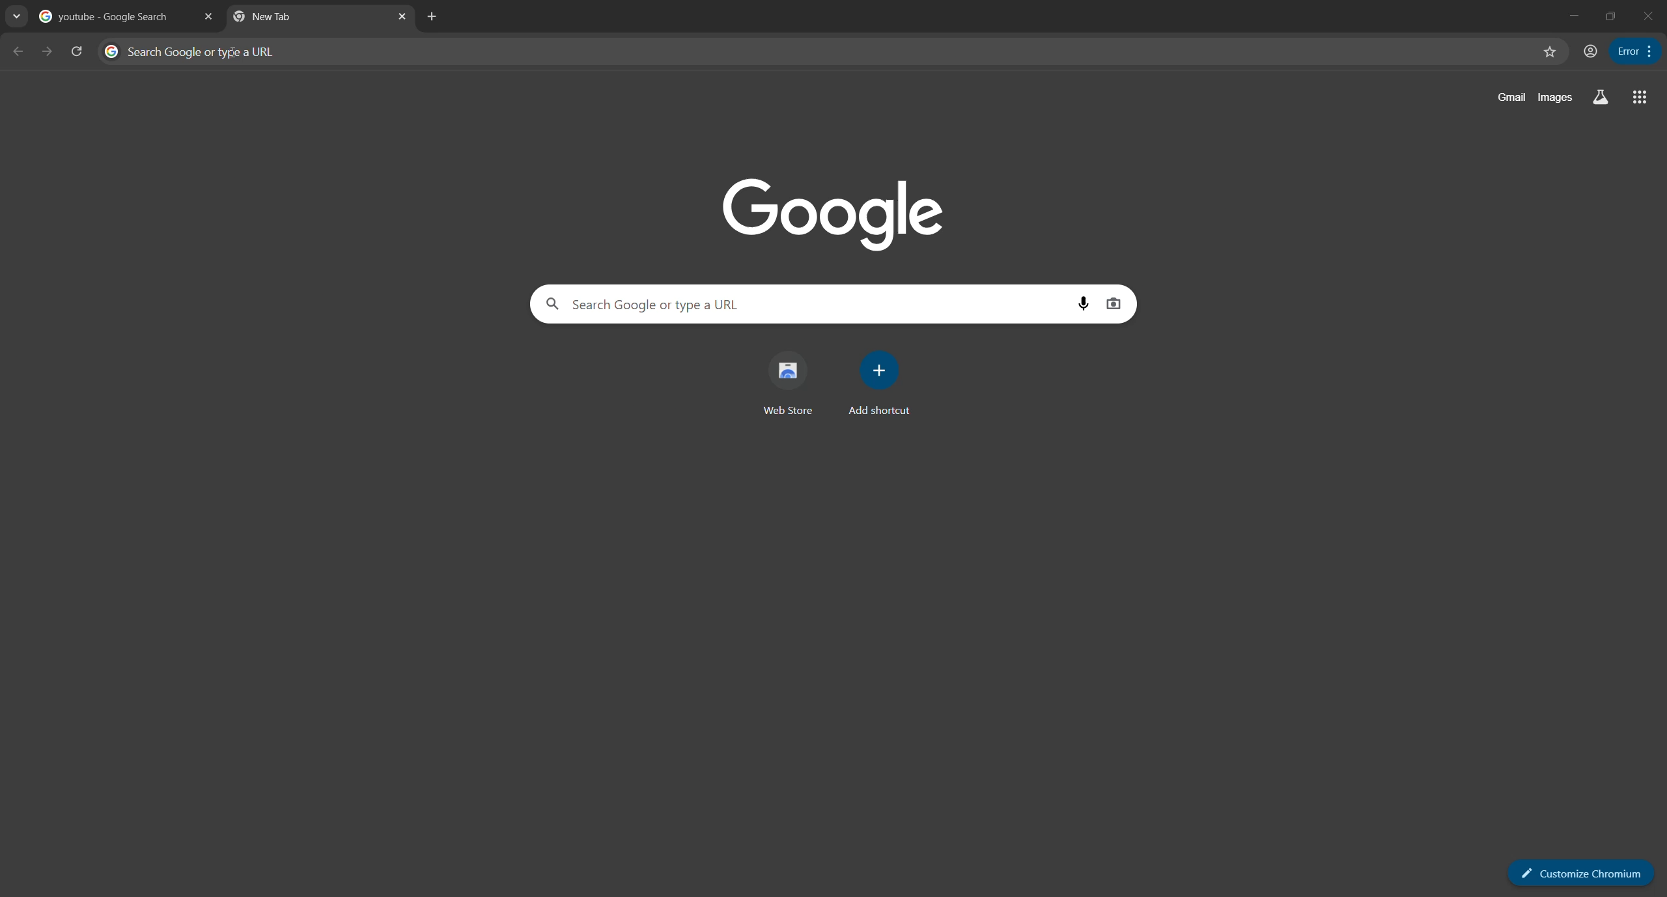  What do you see at coordinates (1548, 51) in the screenshot?
I see `bookmark this tab` at bounding box center [1548, 51].